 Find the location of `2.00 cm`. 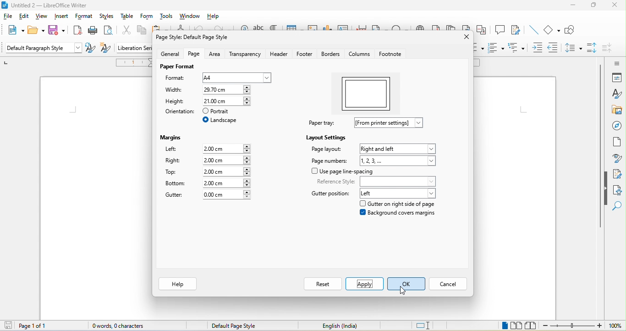

2.00 cm is located at coordinates (227, 171).